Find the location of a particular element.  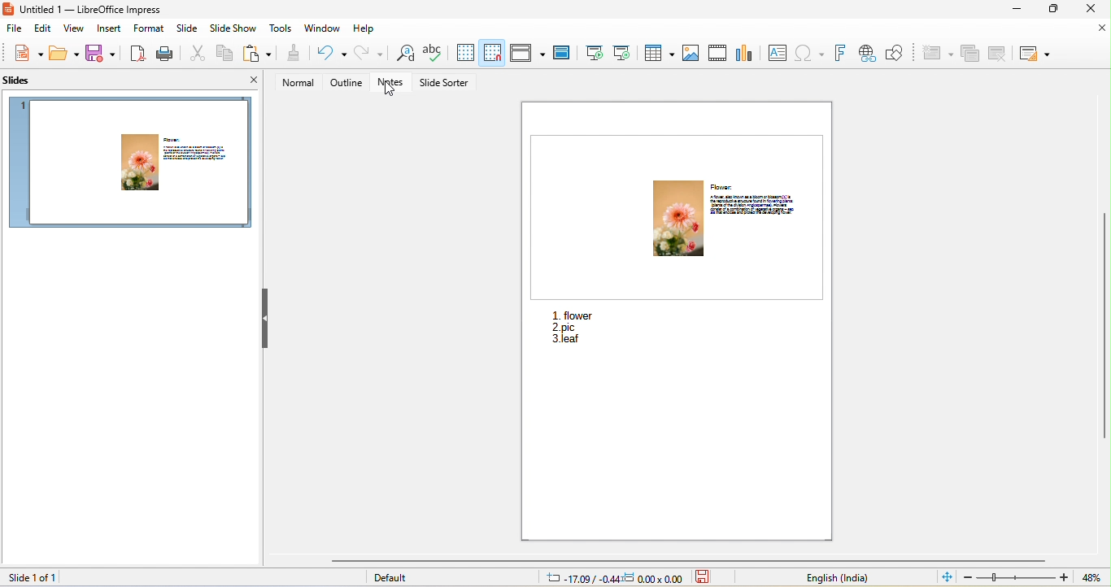

redo is located at coordinates (371, 52).